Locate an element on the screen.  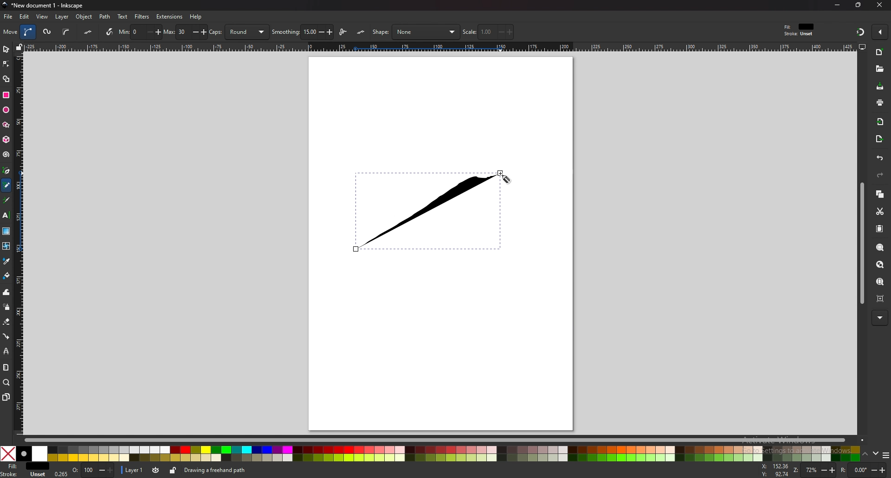
gradient is located at coordinates (6, 231).